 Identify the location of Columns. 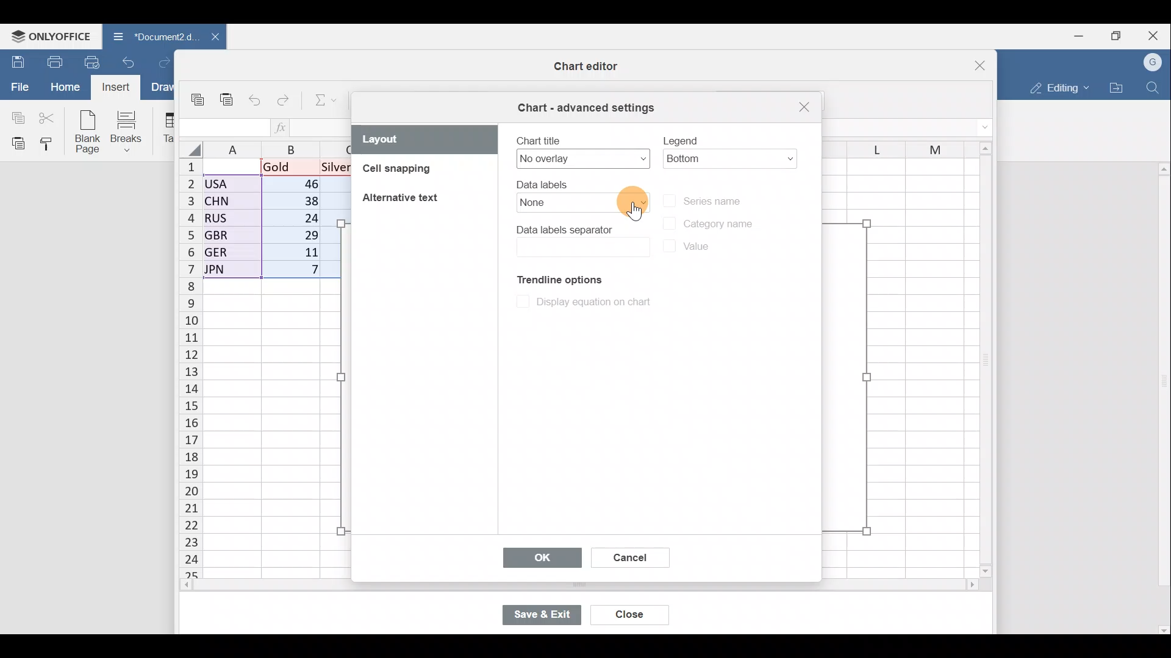
(892, 146).